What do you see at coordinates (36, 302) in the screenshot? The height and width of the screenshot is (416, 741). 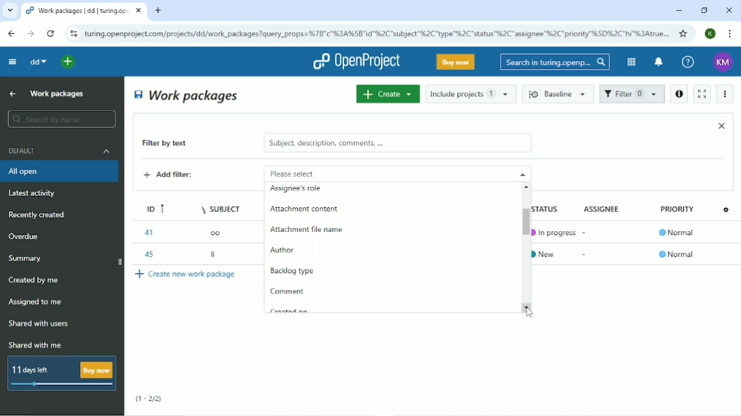 I see `Assigned to me` at bounding box center [36, 302].